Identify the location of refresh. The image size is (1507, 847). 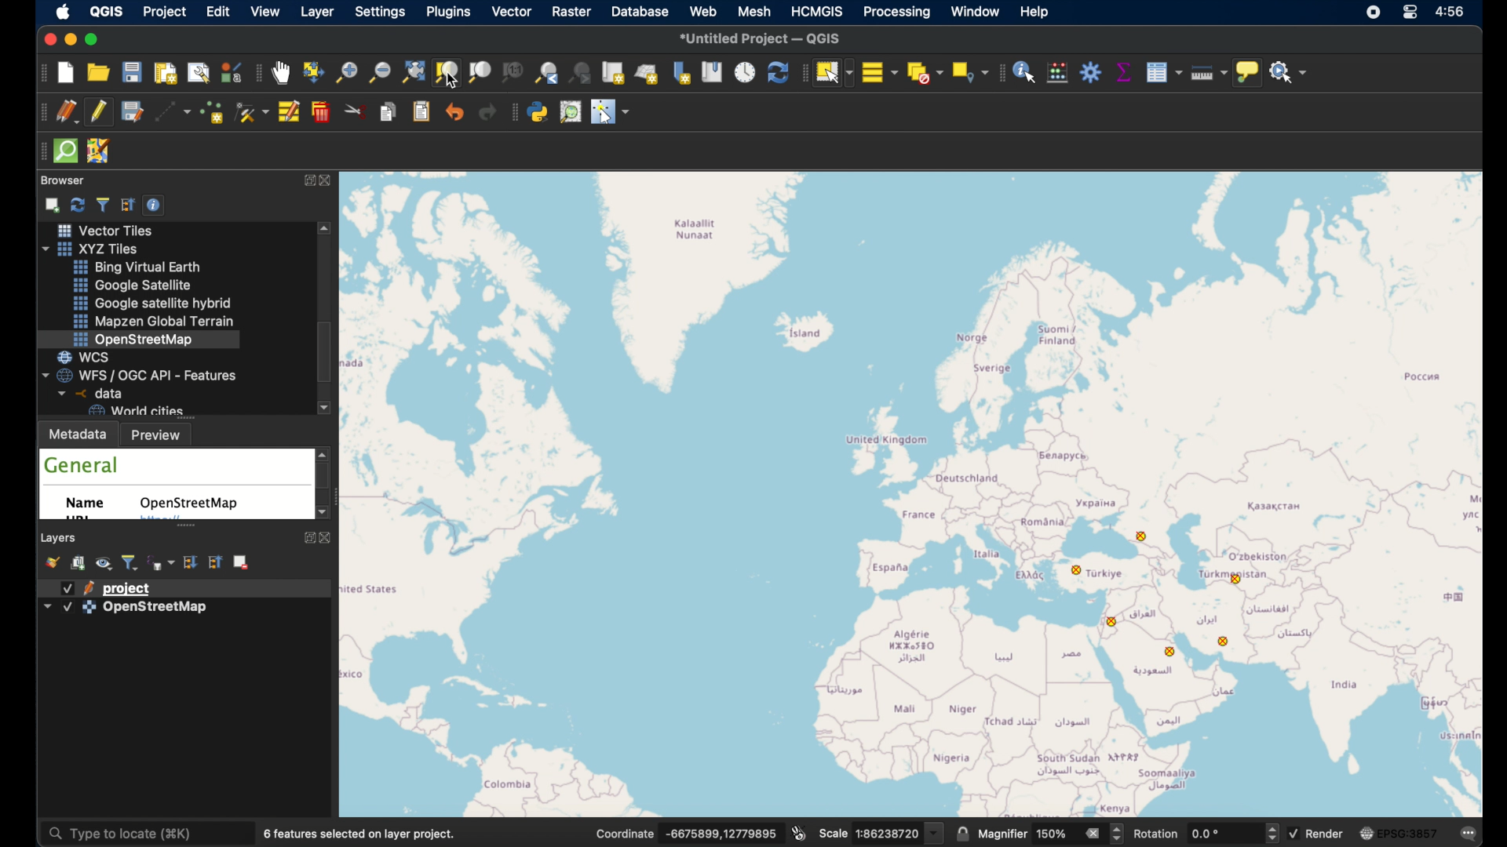
(776, 72).